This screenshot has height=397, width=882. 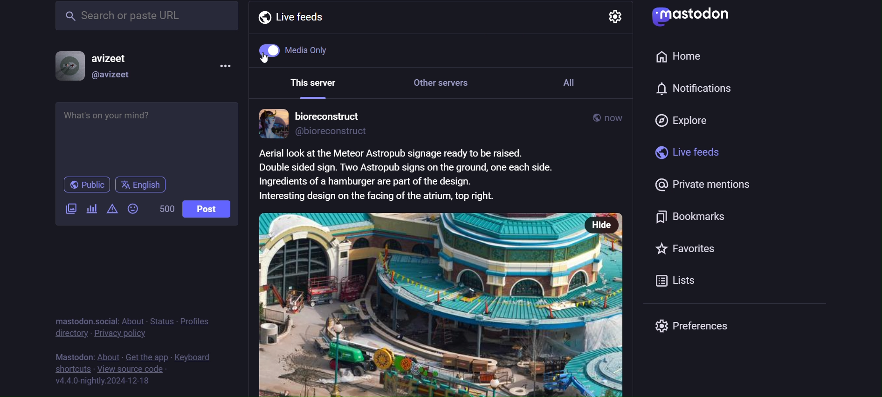 I want to click on menu, so click(x=228, y=65).